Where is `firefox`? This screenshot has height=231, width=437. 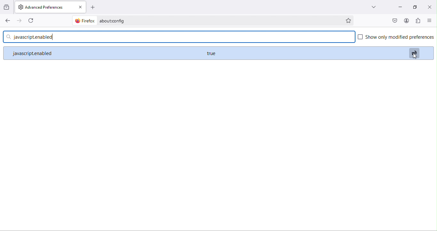 firefox is located at coordinates (85, 20).